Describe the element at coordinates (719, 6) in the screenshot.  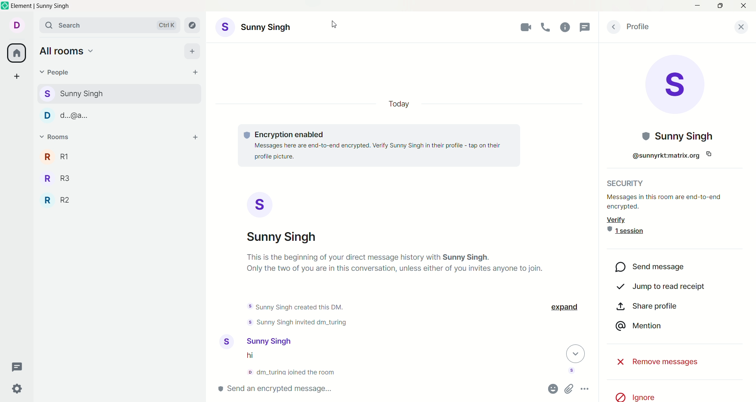
I see `maximize` at that location.